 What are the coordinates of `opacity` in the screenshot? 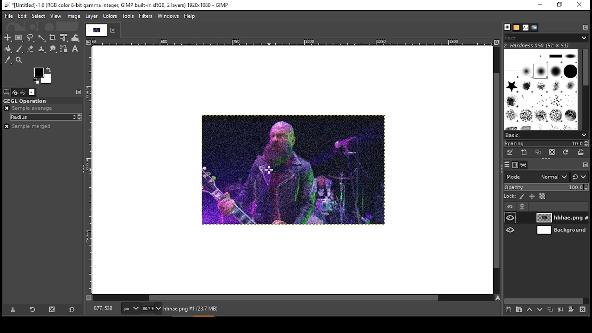 It's located at (545, 187).